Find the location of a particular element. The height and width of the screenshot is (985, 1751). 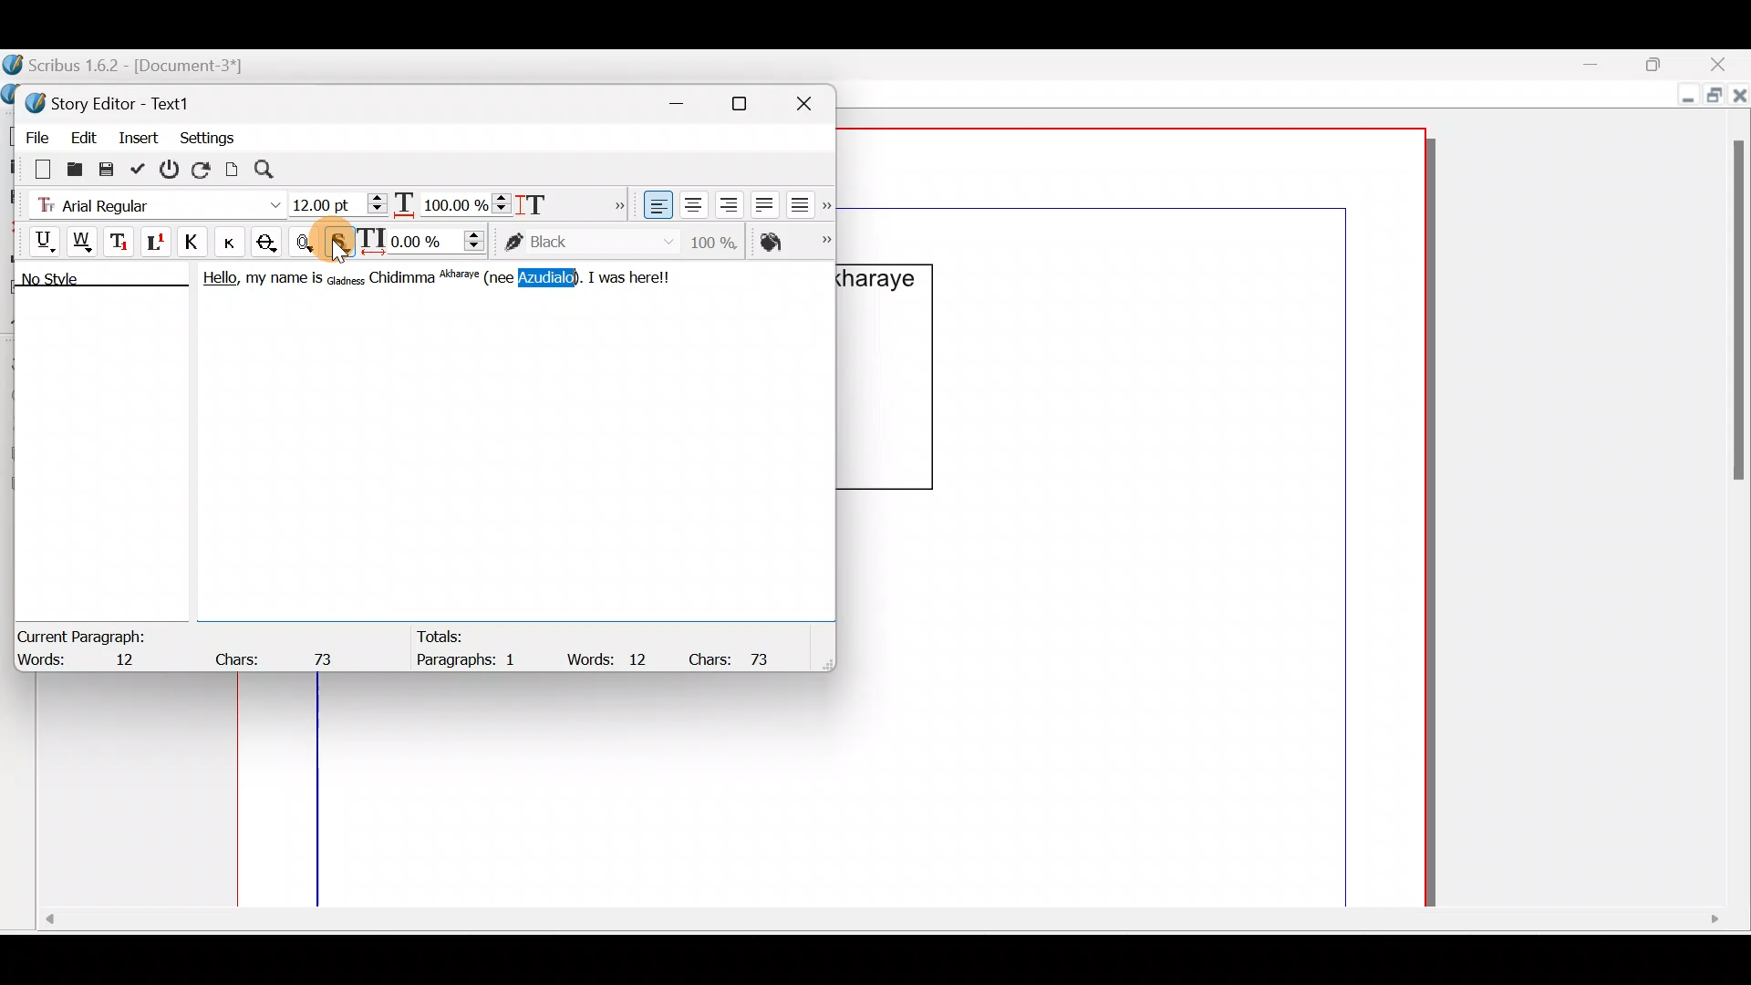

Reload text from frame is located at coordinates (203, 168).